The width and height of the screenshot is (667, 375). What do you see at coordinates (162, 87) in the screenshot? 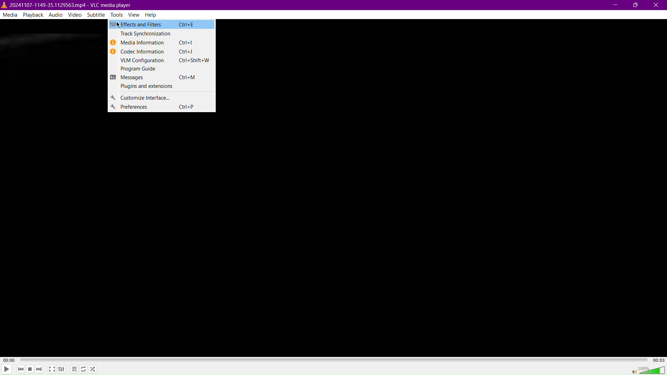
I see `Plugins and extensions` at bounding box center [162, 87].